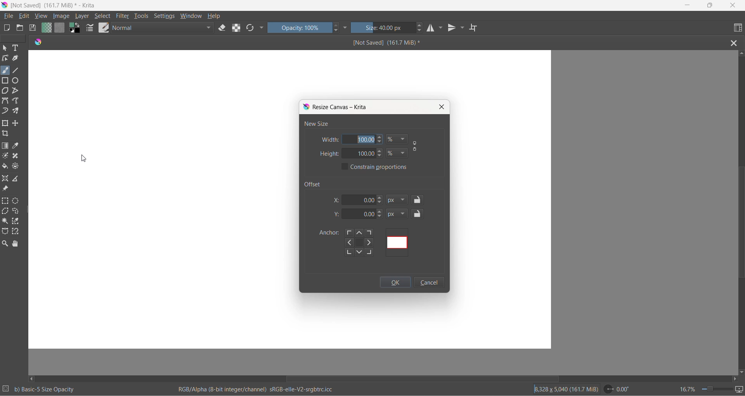  What do you see at coordinates (359, 214) in the screenshot?
I see `y-axis value box` at bounding box center [359, 214].